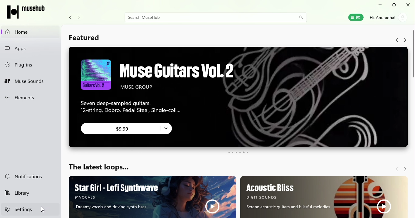 The height and width of the screenshot is (218, 415). I want to click on Close, so click(408, 5).